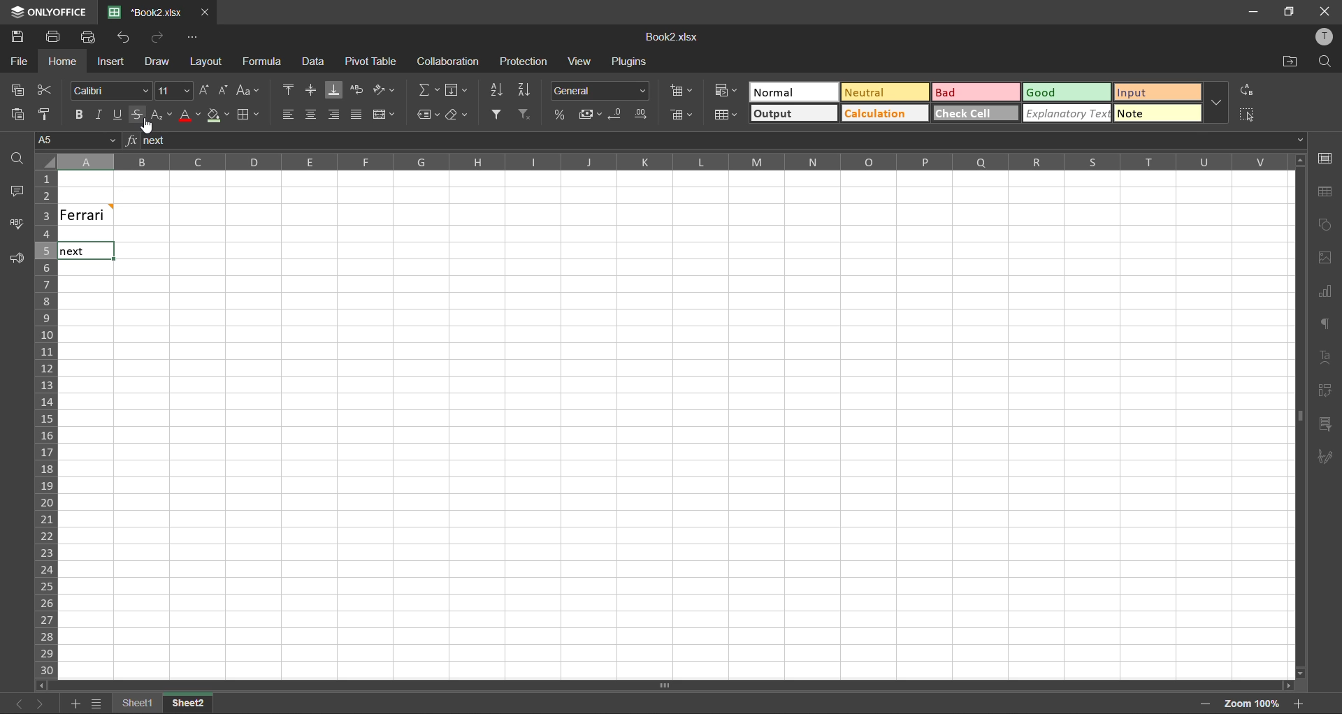 This screenshot has width=1342, height=714. What do you see at coordinates (48, 426) in the screenshot?
I see `row numbers` at bounding box center [48, 426].